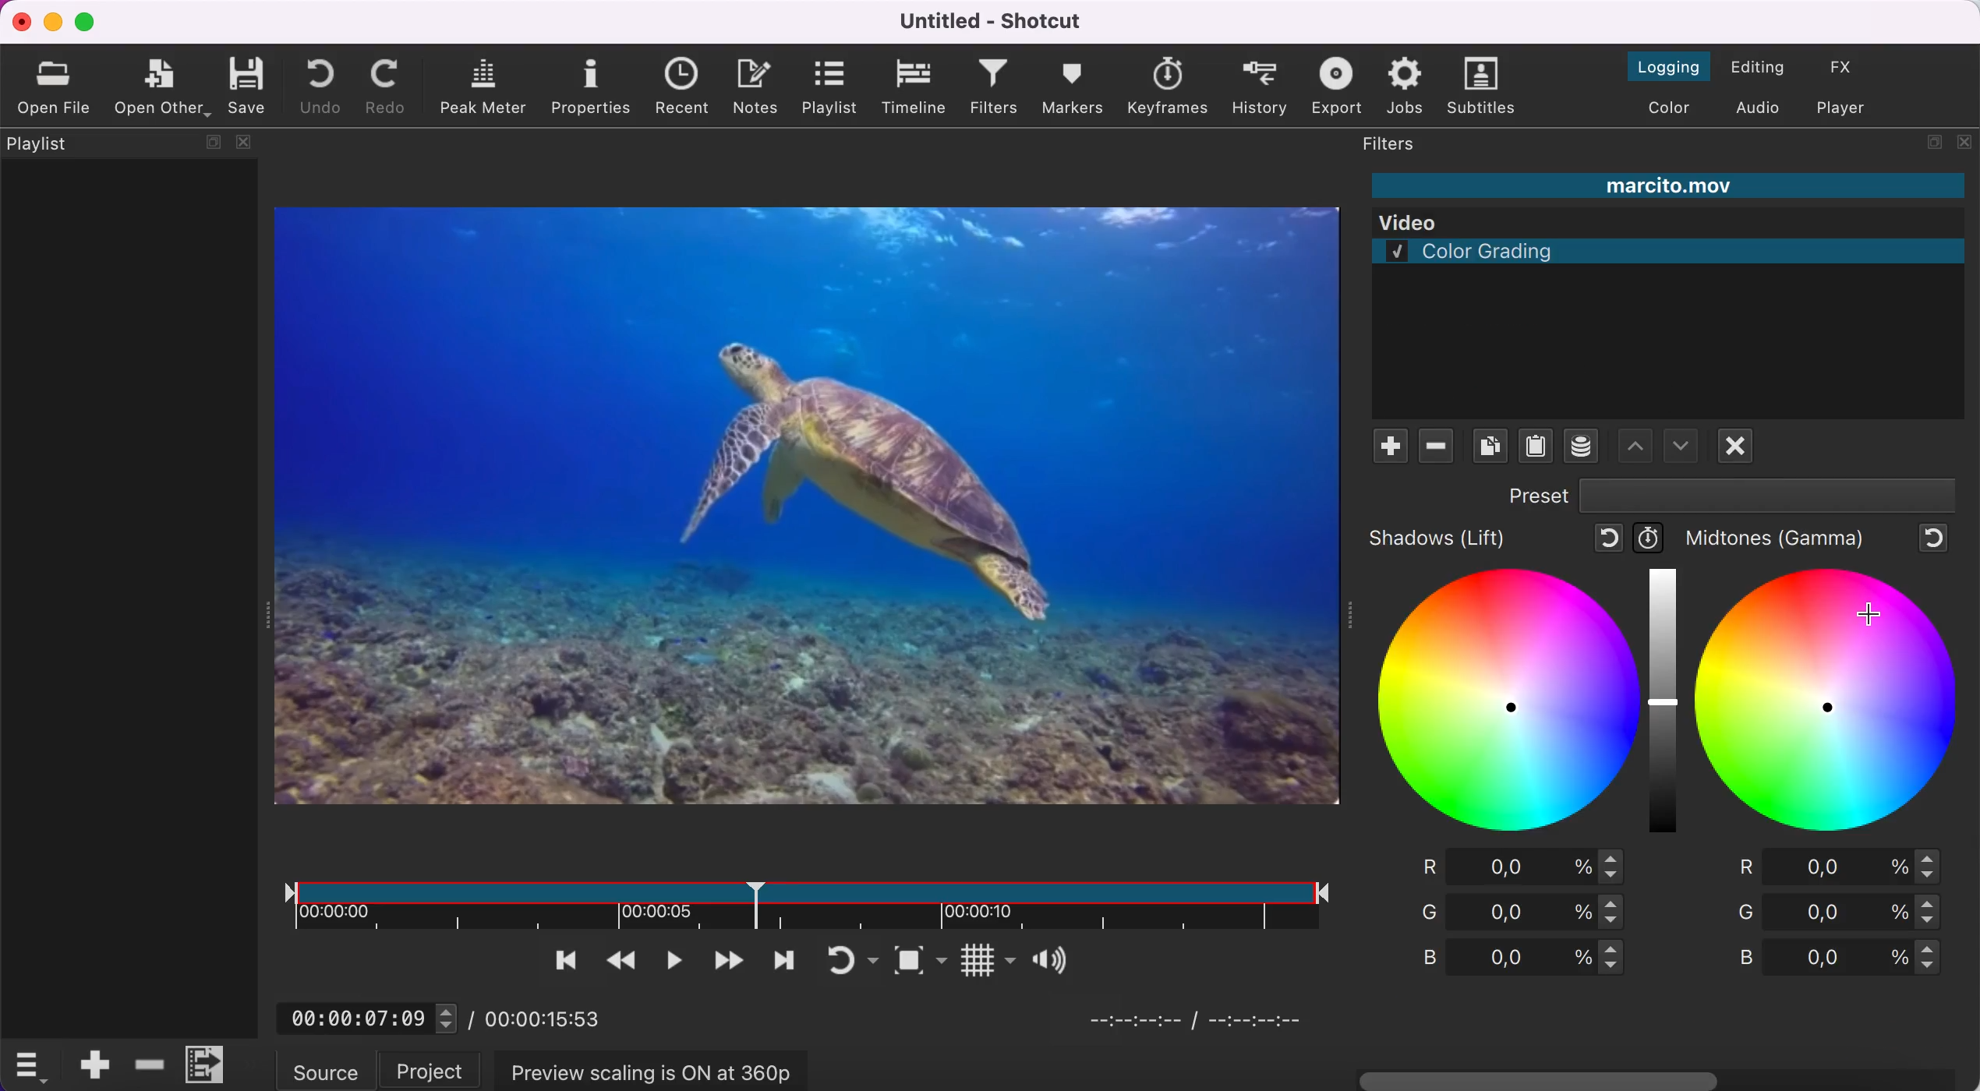 The height and width of the screenshot is (1091, 1980). I want to click on playlist panel, so click(128, 397).